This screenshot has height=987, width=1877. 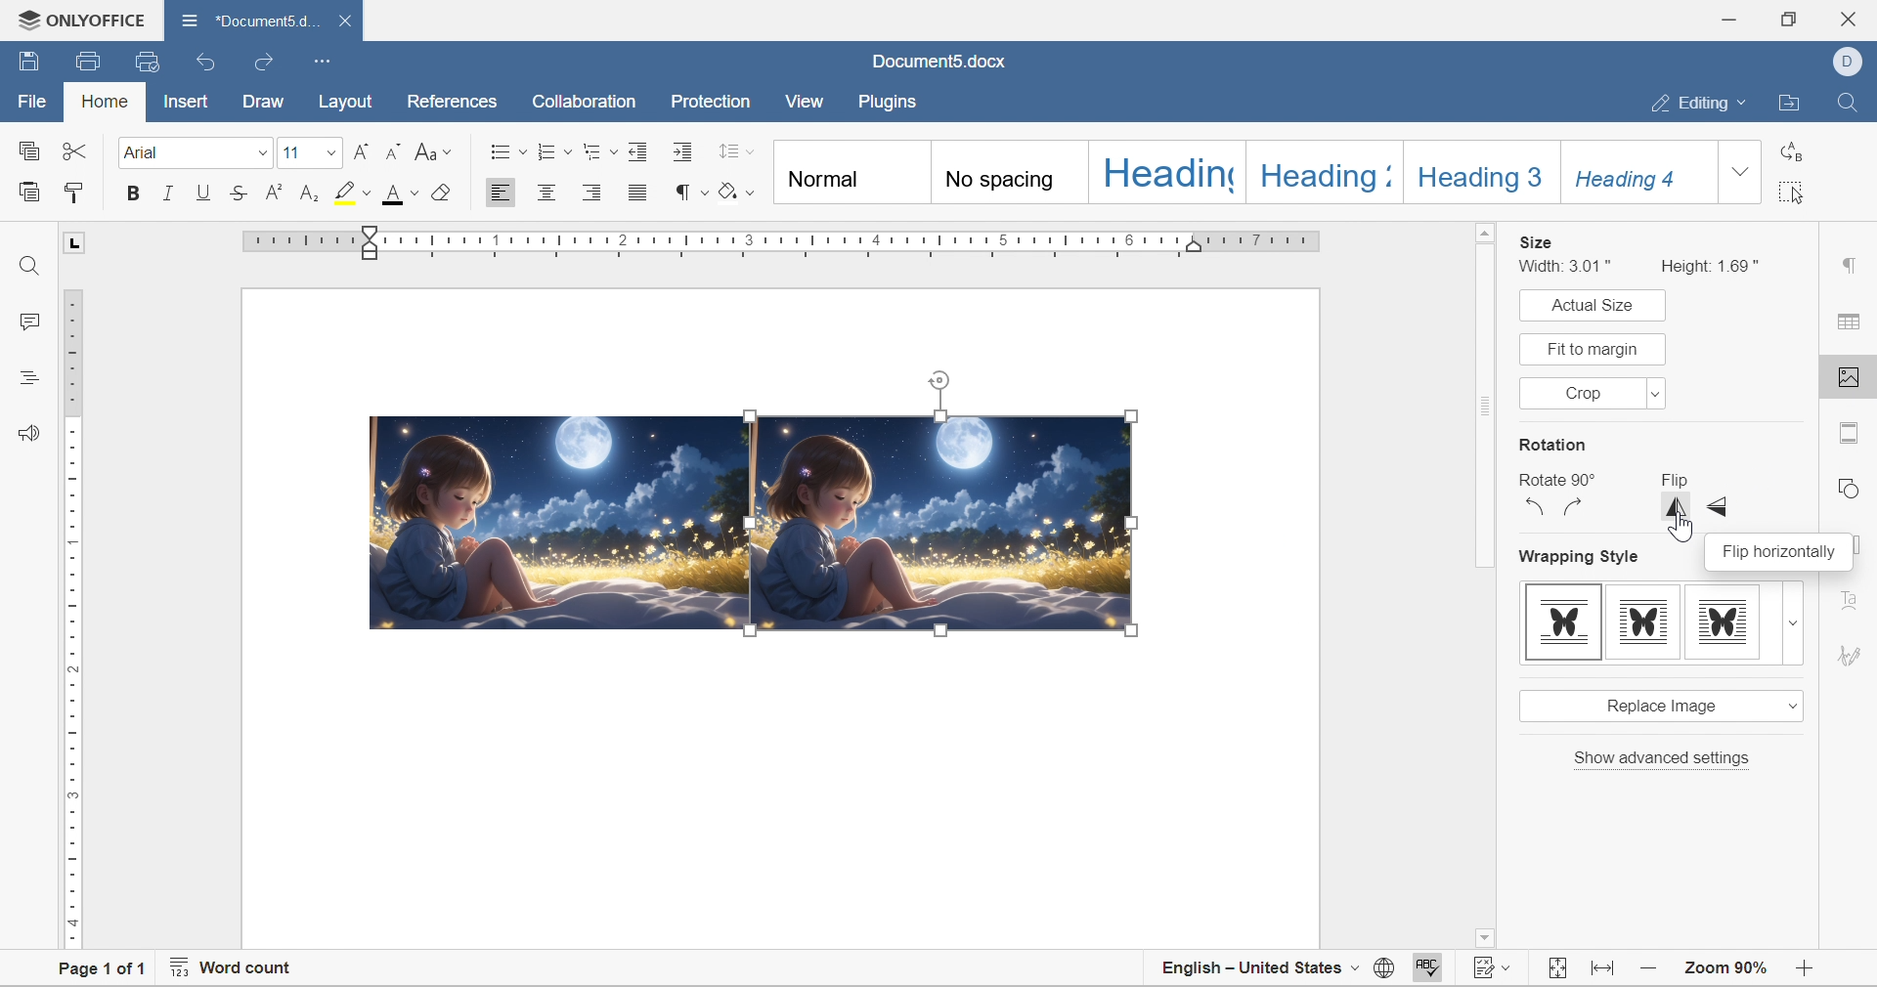 What do you see at coordinates (1789, 705) in the screenshot?
I see `drop down` at bounding box center [1789, 705].